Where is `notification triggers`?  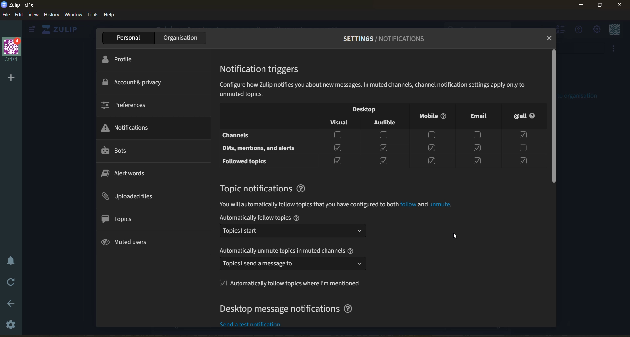 notification triggers is located at coordinates (264, 70).